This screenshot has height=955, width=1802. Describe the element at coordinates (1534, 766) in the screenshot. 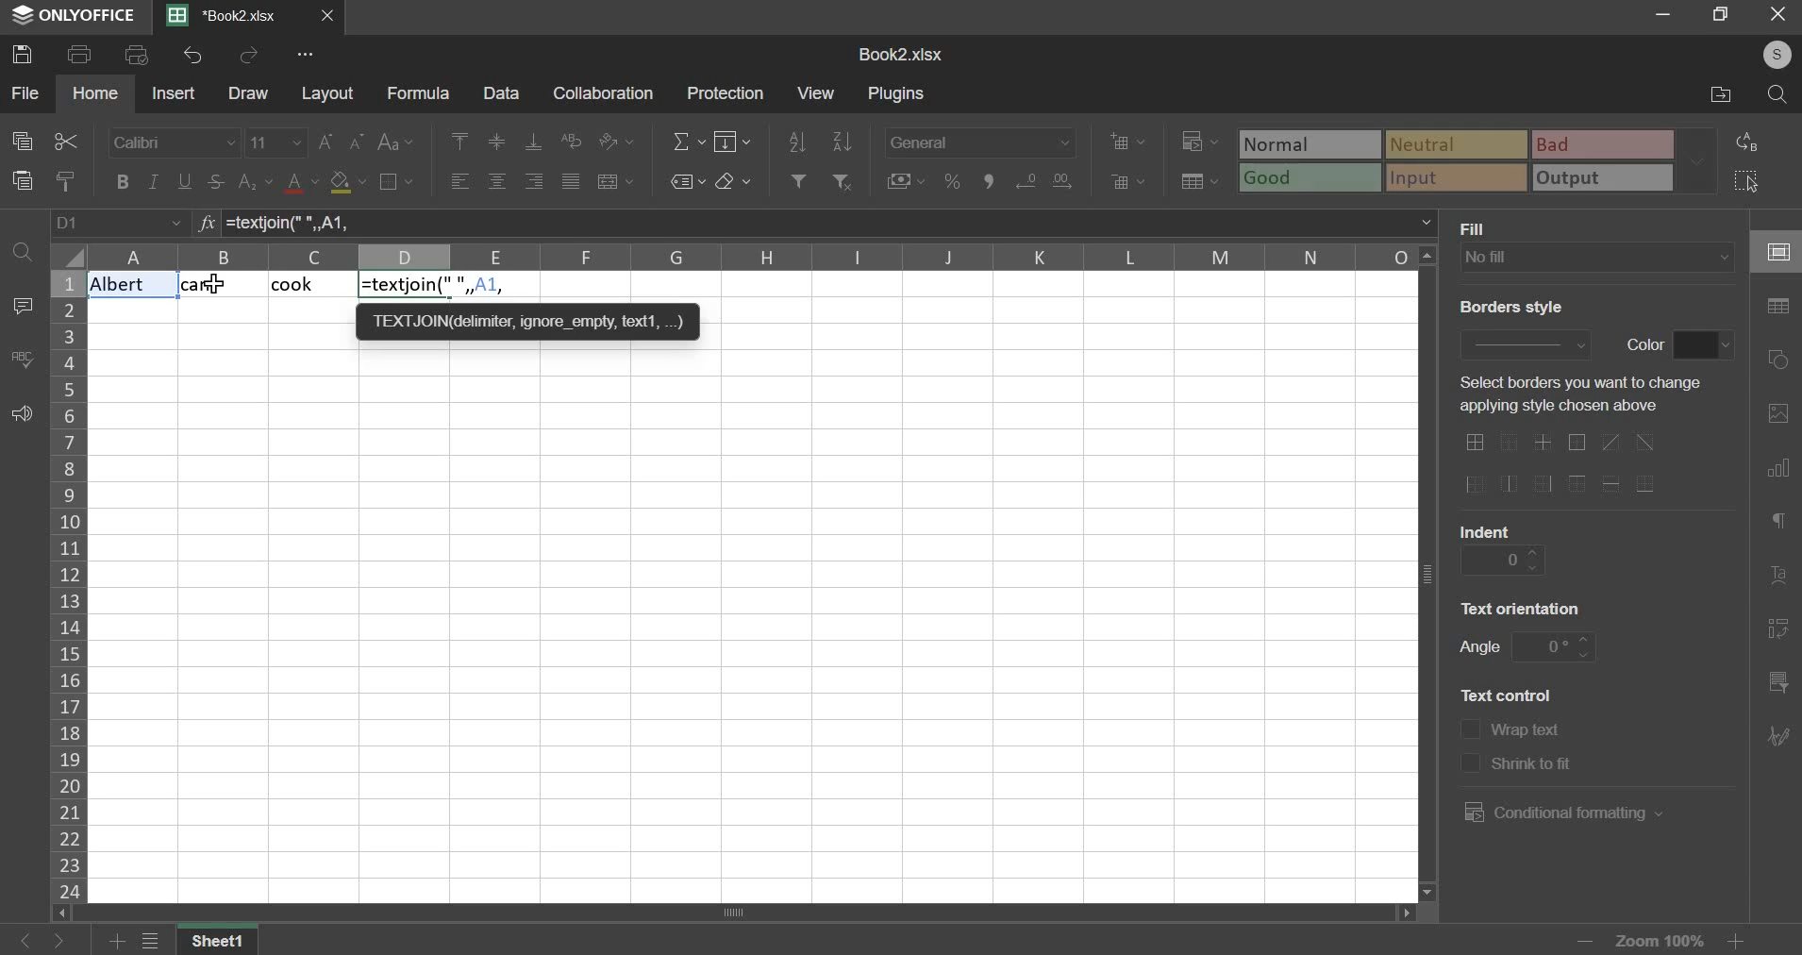

I see `text` at that location.